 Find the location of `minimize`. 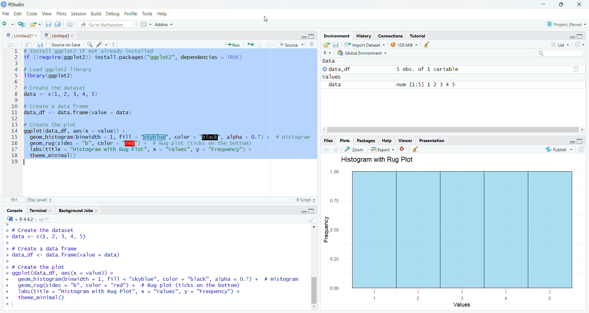

minimize is located at coordinates (543, 5).